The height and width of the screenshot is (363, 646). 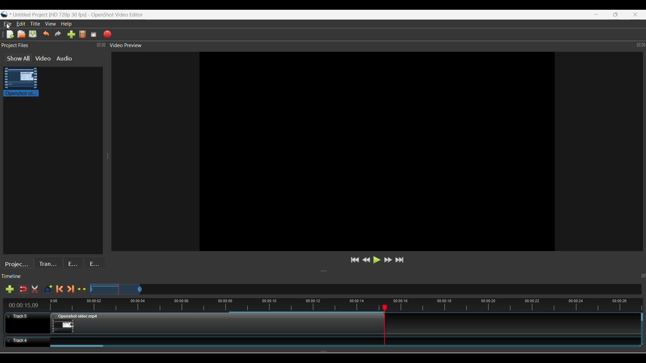 What do you see at coordinates (49, 15) in the screenshot?
I see `Project Name` at bounding box center [49, 15].